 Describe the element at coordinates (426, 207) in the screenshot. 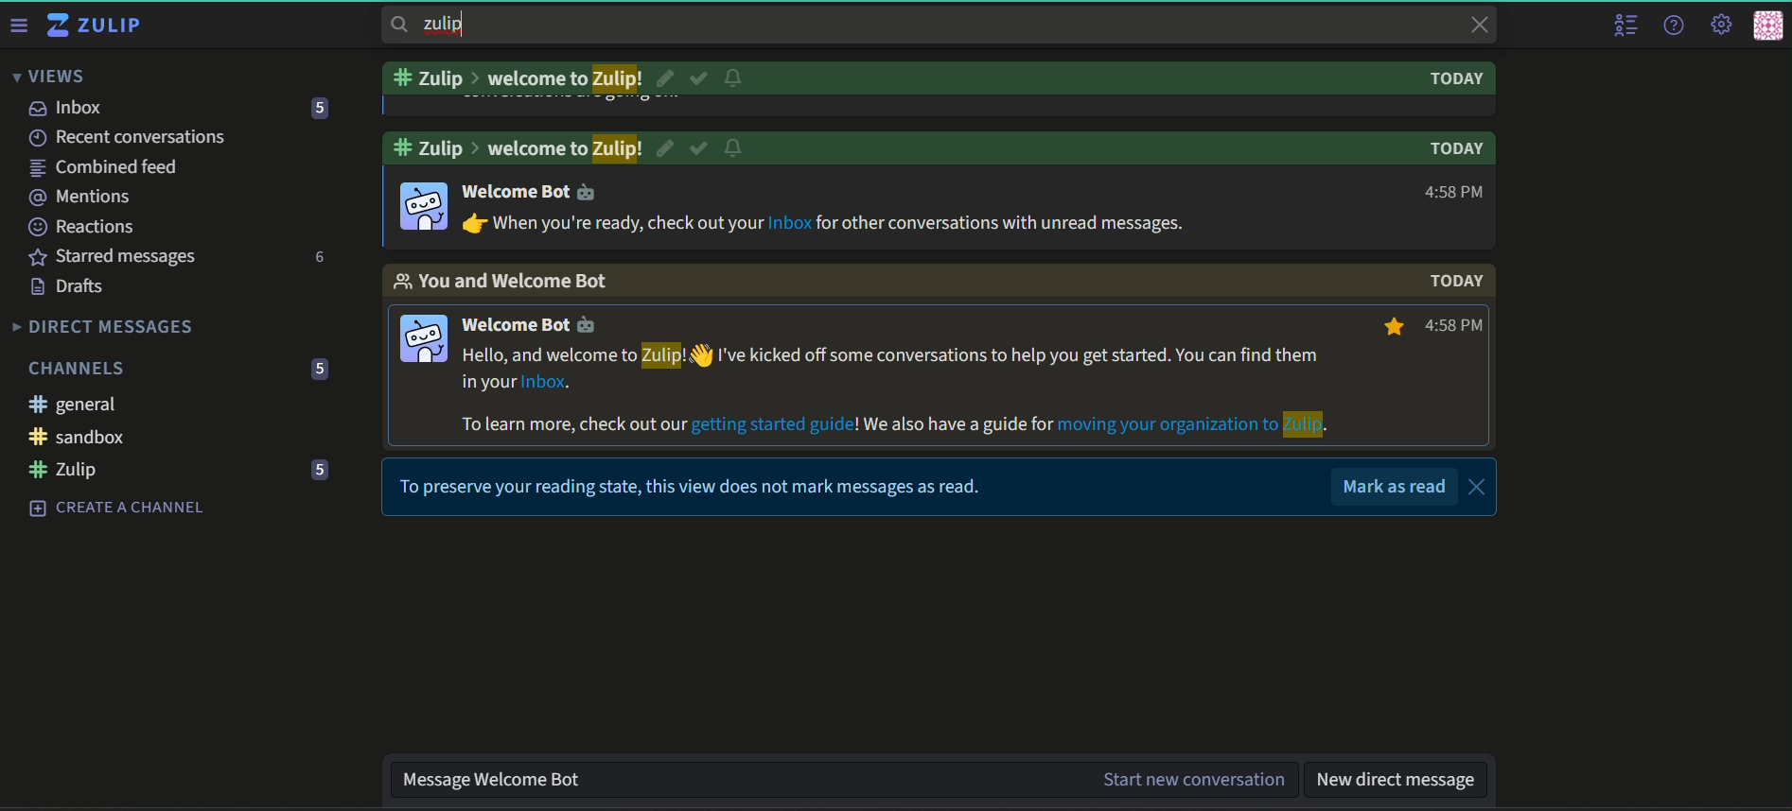

I see `image` at that location.